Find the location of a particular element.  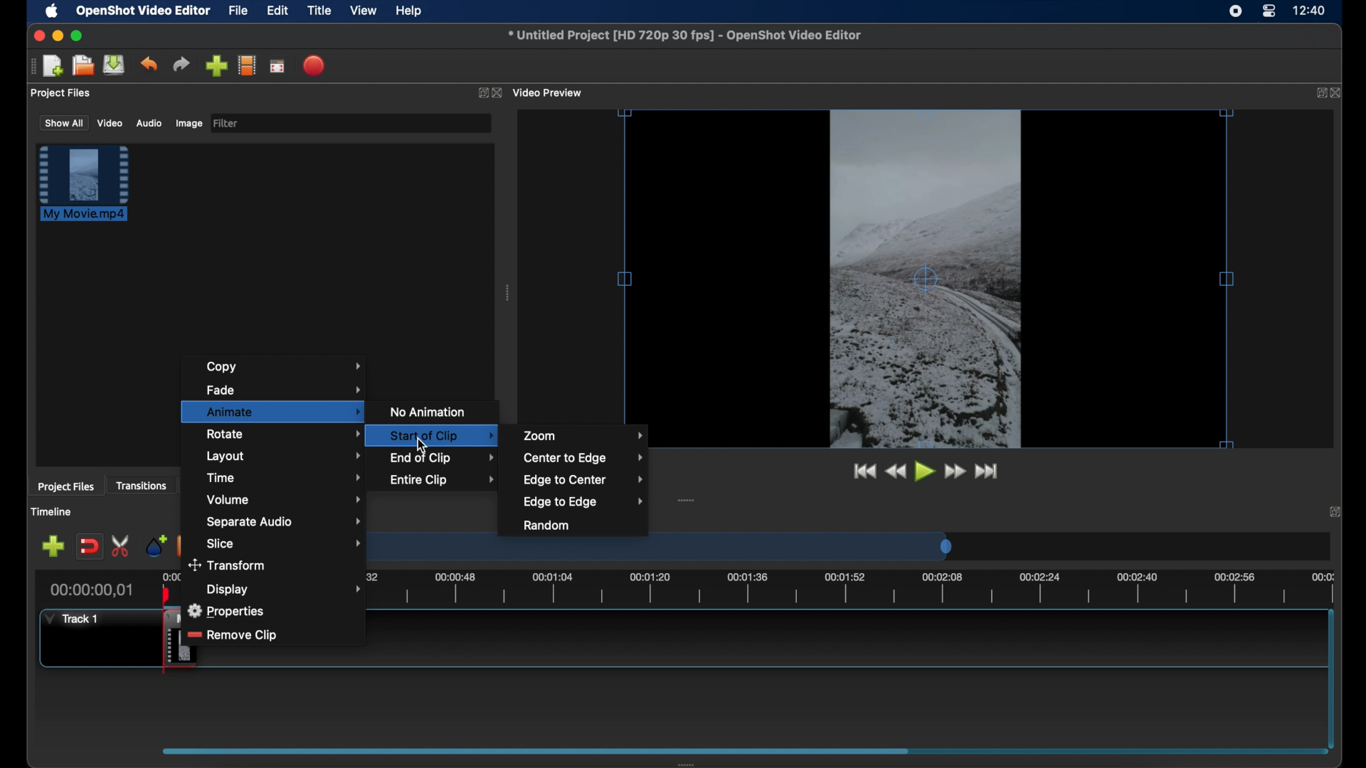

play button is located at coordinates (926, 472).